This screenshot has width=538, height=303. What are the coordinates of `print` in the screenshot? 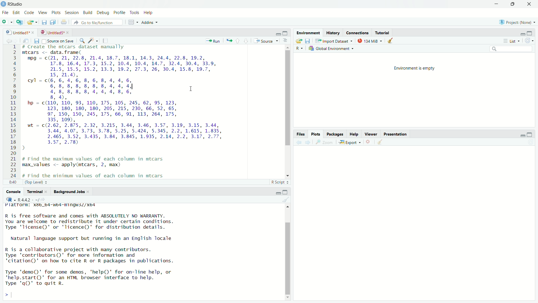 It's located at (64, 22).